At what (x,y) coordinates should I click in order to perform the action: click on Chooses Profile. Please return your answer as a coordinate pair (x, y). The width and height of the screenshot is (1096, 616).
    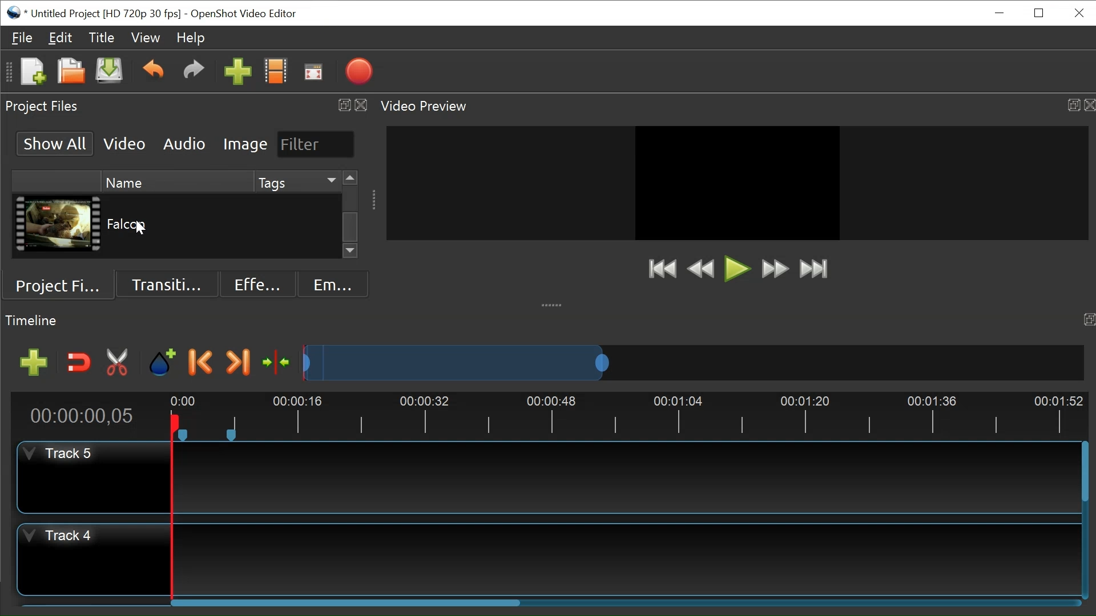
    Looking at the image, I should click on (278, 72).